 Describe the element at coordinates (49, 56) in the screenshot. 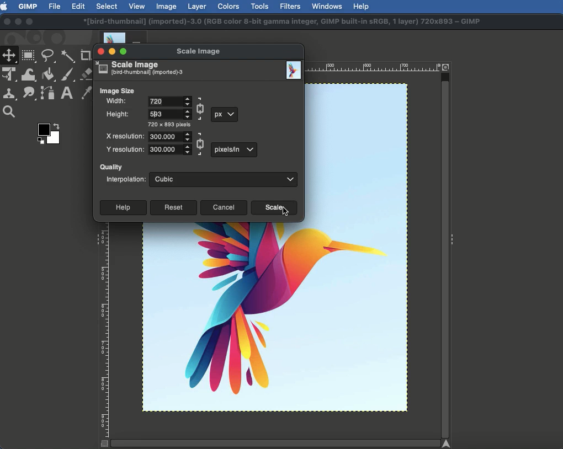

I see `Freeform selector` at that location.